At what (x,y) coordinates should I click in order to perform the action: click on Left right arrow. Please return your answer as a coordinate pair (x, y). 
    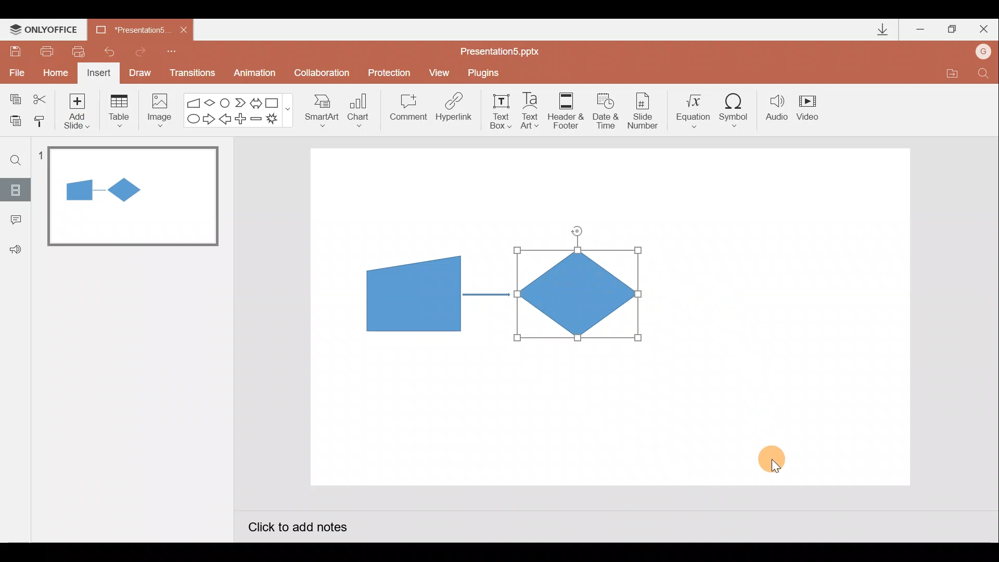
    Looking at the image, I should click on (257, 101).